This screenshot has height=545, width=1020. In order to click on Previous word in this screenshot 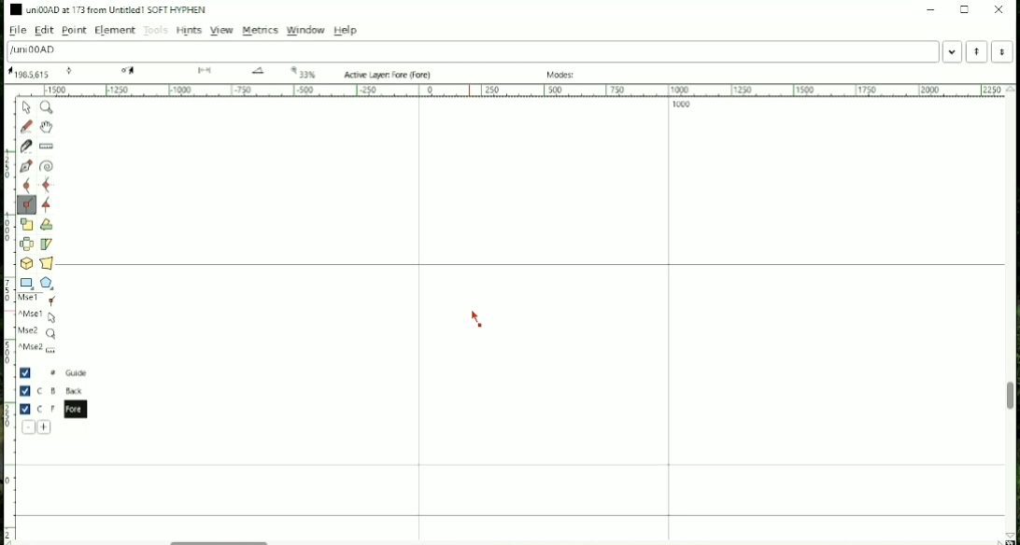, I will do `click(976, 51)`.